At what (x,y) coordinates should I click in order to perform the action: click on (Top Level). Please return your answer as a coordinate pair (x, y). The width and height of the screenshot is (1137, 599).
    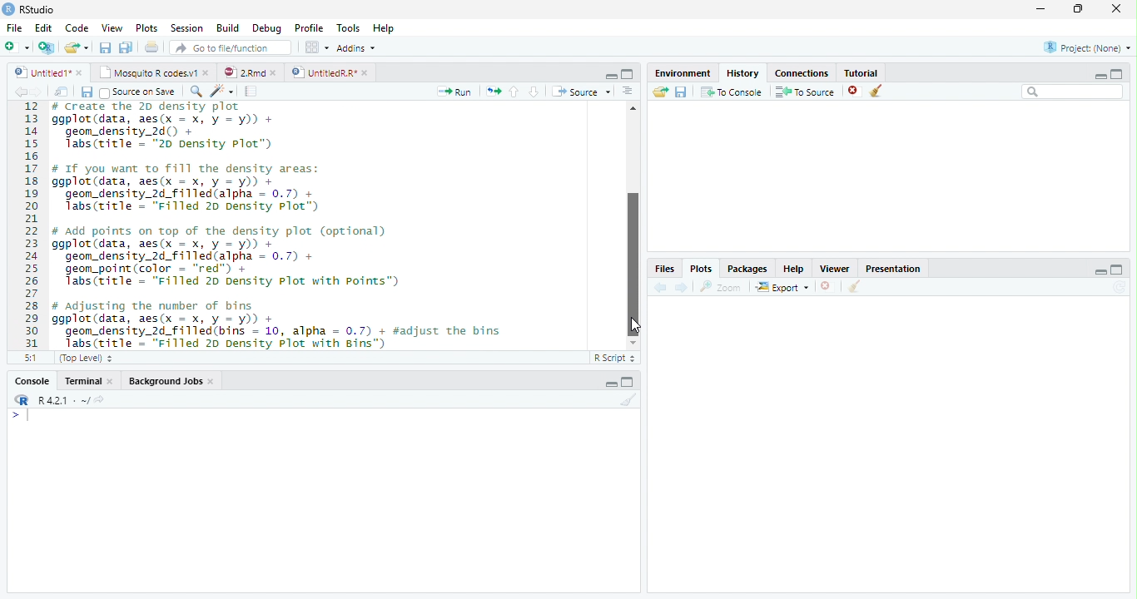
    Looking at the image, I should click on (84, 359).